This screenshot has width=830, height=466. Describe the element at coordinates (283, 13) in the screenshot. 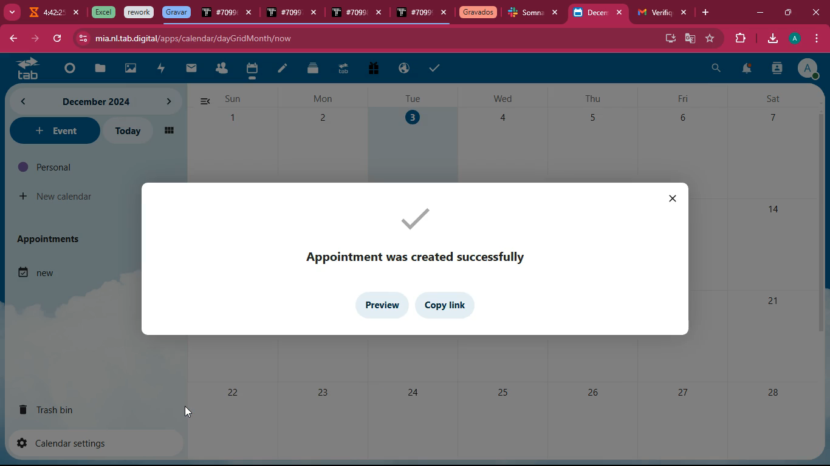

I see `tab` at that location.